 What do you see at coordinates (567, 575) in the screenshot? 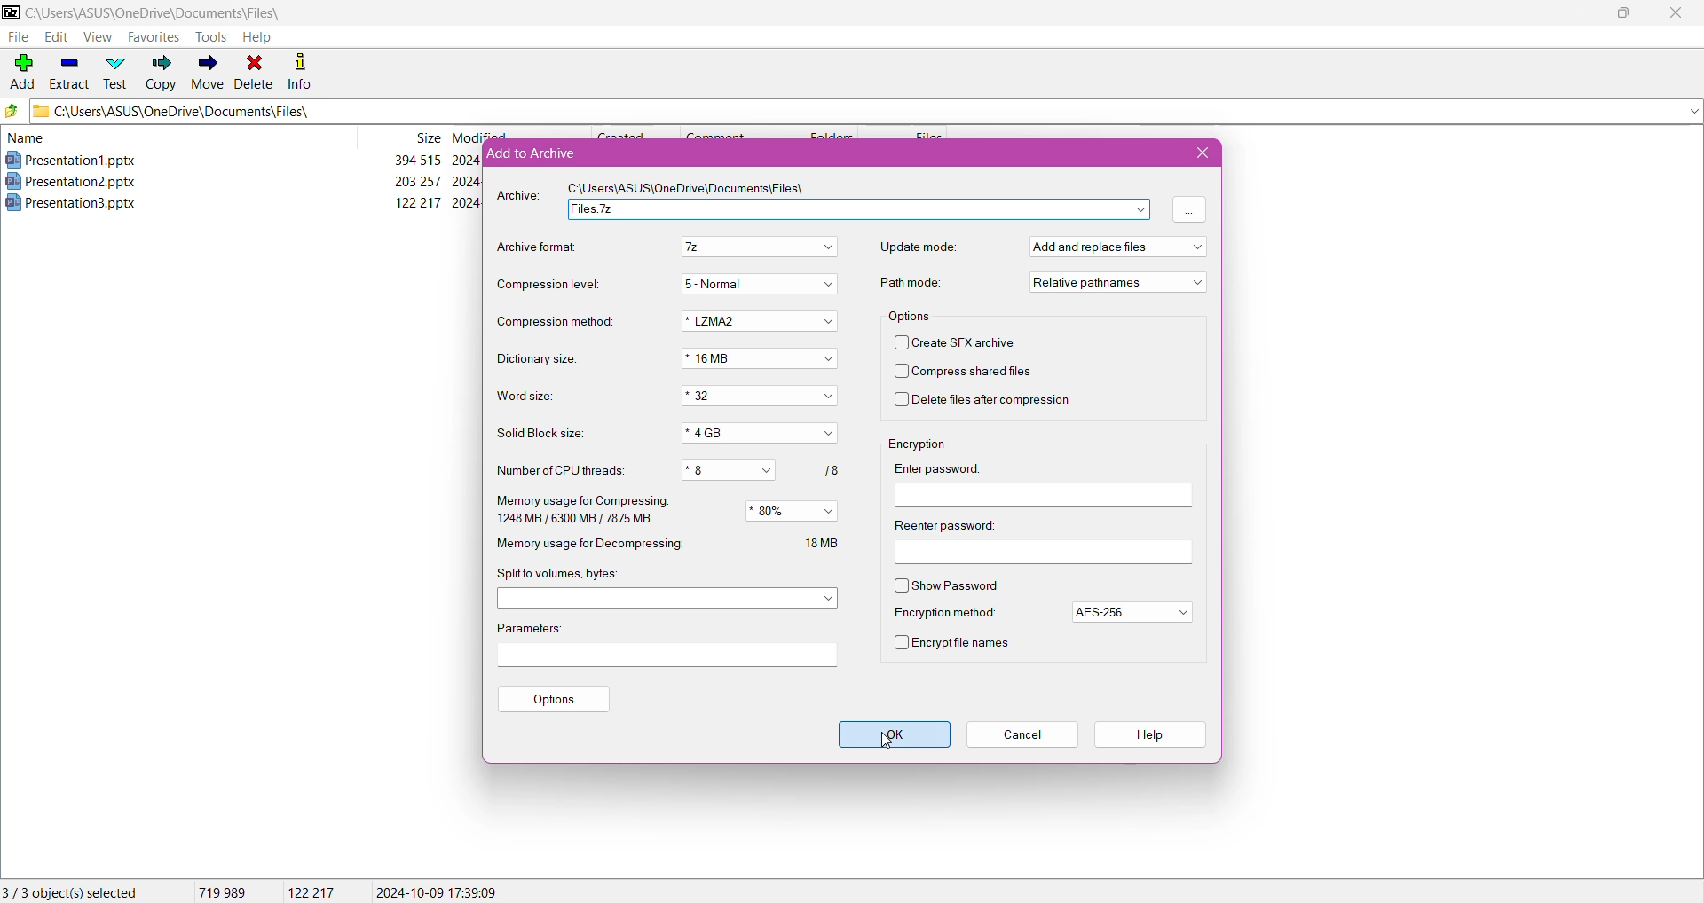
I see `Split to volumes, bytes` at bounding box center [567, 575].